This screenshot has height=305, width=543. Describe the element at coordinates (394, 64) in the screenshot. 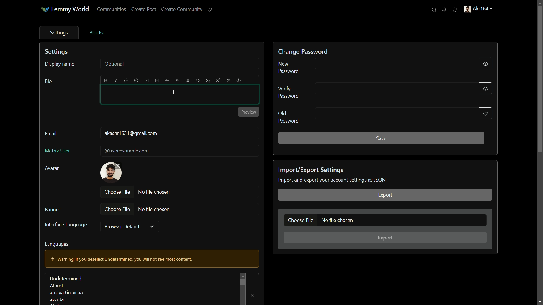

I see `new password input line` at that location.